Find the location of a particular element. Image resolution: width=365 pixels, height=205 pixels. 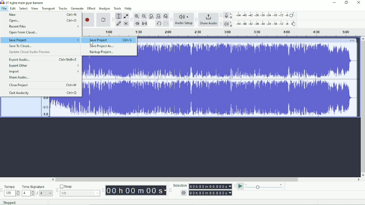

Play-at-speed is located at coordinates (241, 186).